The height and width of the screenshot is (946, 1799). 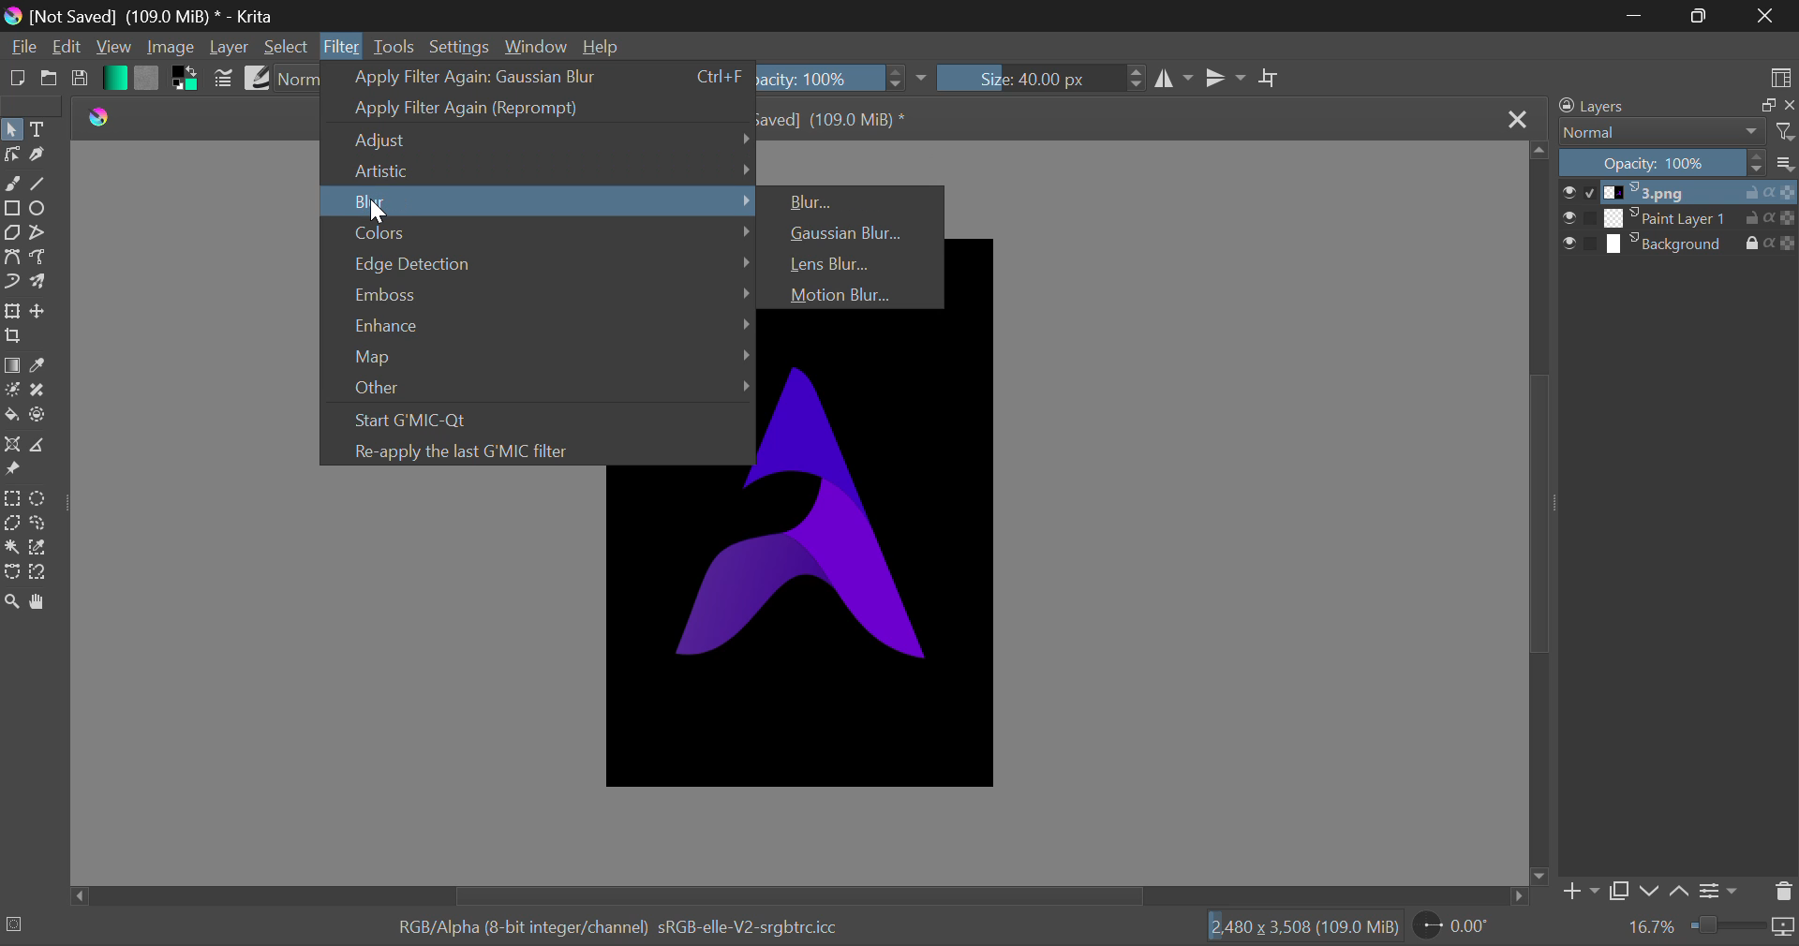 What do you see at coordinates (11, 233) in the screenshot?
I see `Polygons` at bounding box center [11, 233].